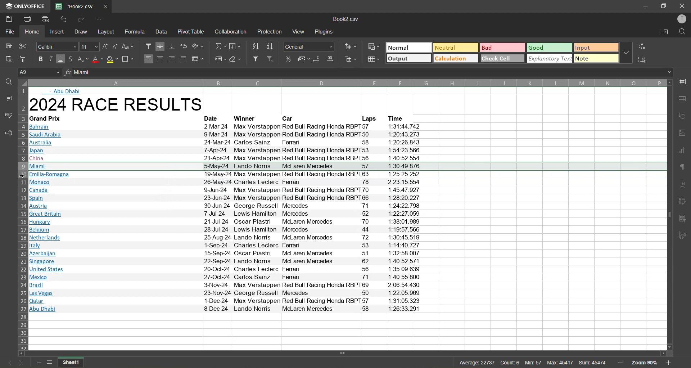 This screenshot has height=368, width=691. I want to click on Monaco 26-May-24 Charles Leclerc Ferman 78 2:23:15.554, so click(225, 183).